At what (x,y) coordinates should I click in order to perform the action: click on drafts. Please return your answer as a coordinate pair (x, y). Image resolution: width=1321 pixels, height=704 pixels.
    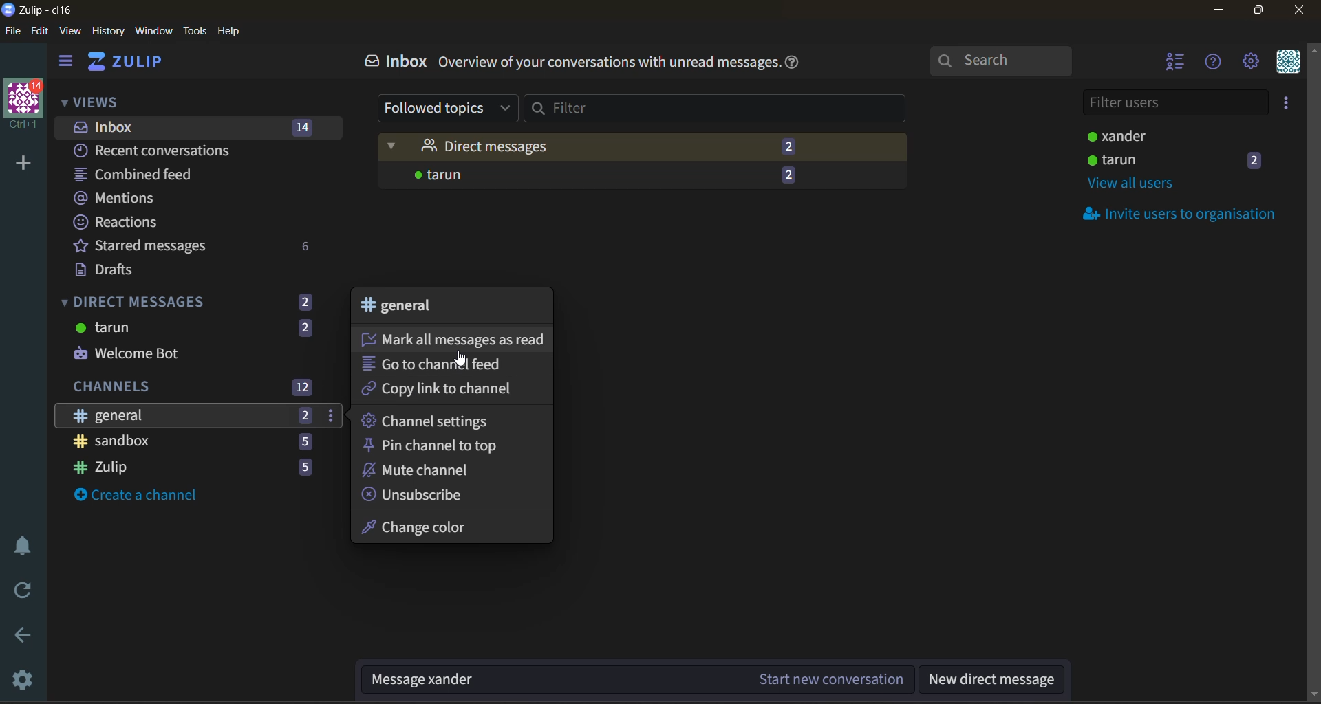
    Looking at the image, I should click on (149, 271).